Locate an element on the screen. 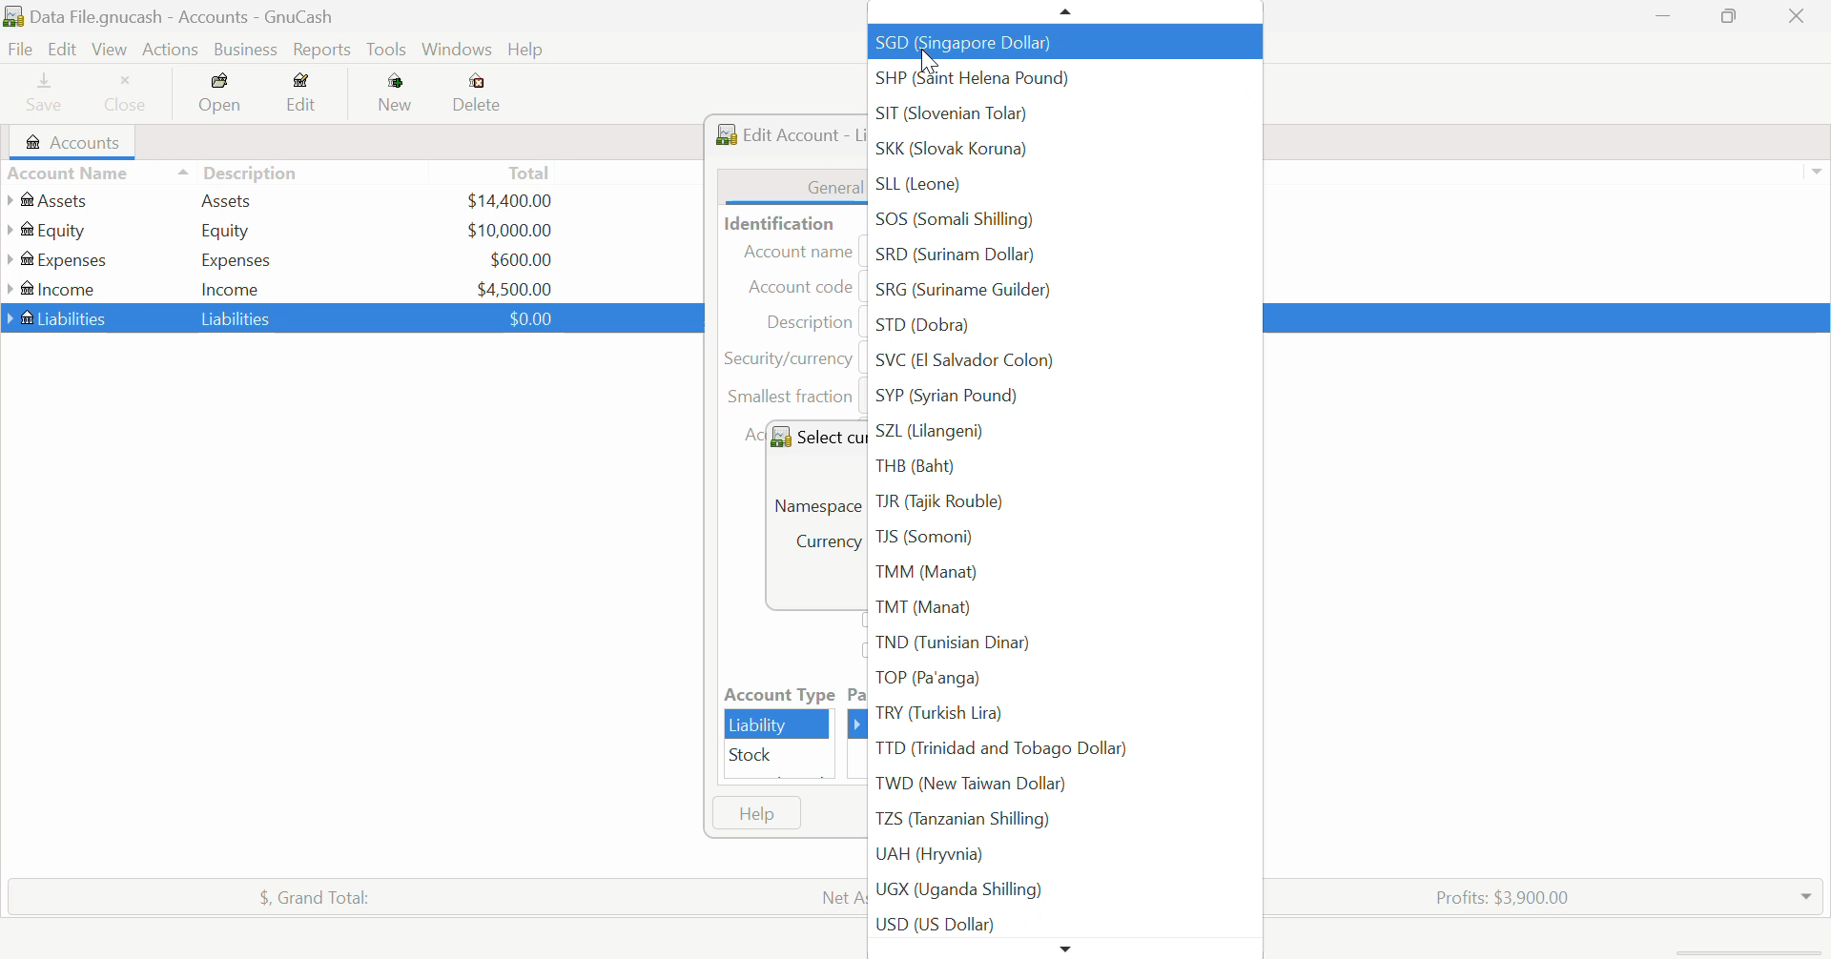  Help is located at coordinates (756, 813).